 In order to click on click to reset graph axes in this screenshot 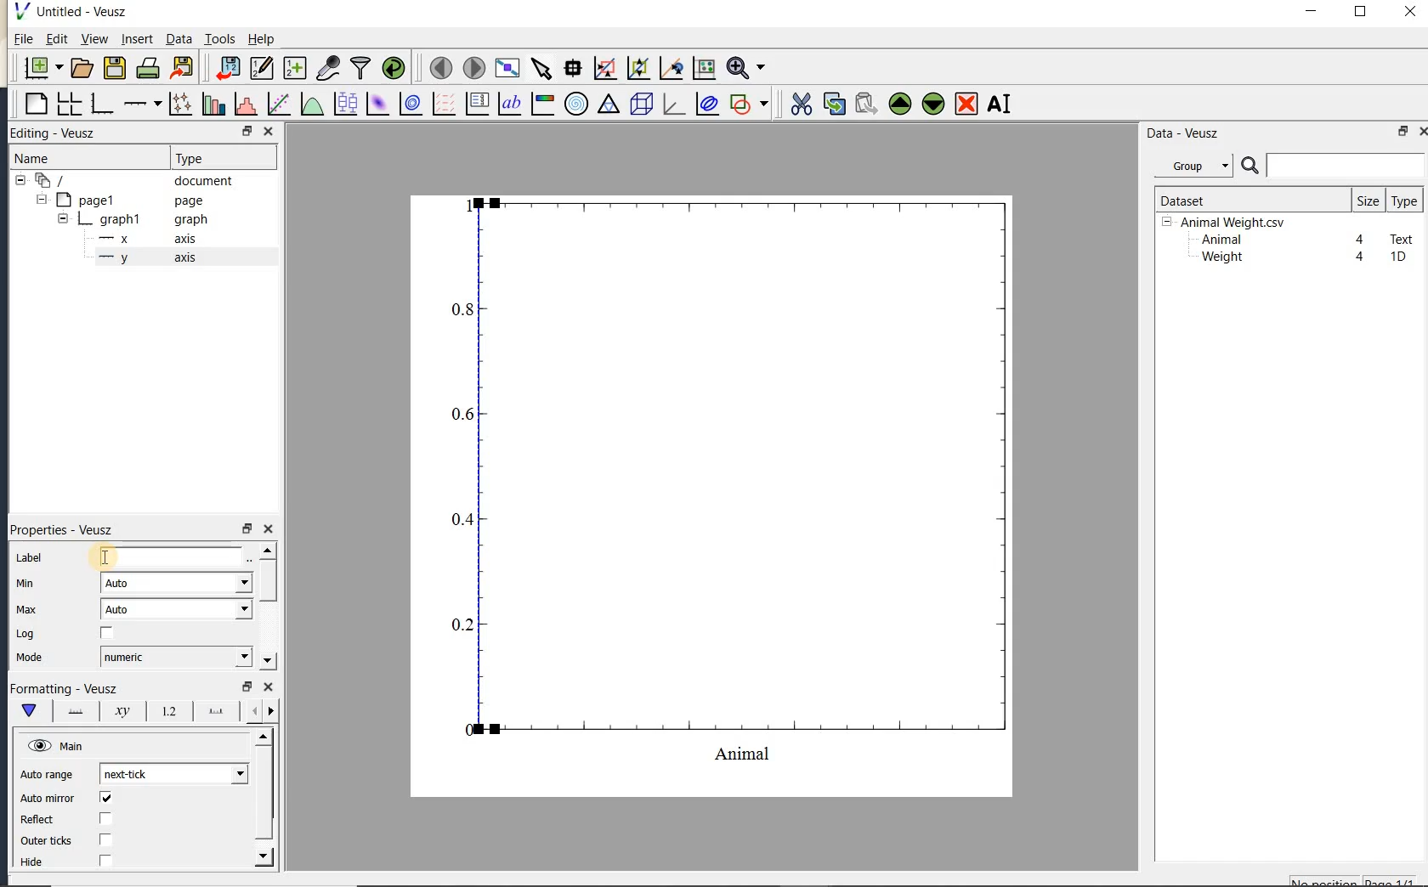, I will do `click(704, 69)`.